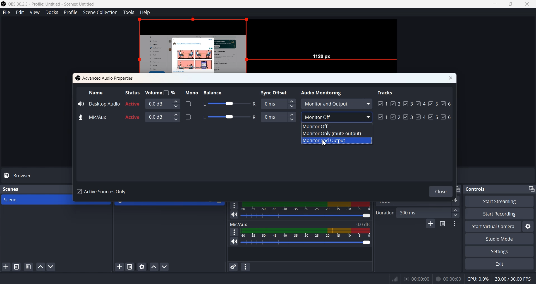 This screenshot has height=284, width=536. Describe the element at coordinates (233, 267) in the screenshot. I see `Advance audio properties` at that location.